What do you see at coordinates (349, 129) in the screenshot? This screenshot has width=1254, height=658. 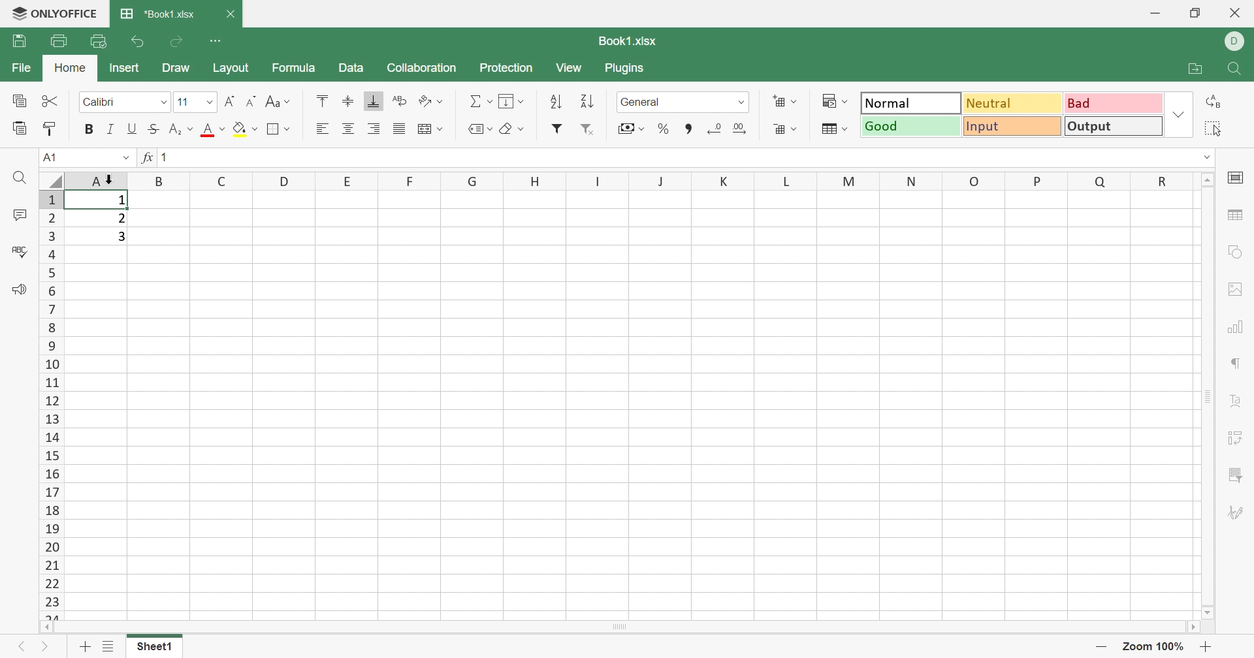 I see `Align middle` at bounding box center [349, 129].